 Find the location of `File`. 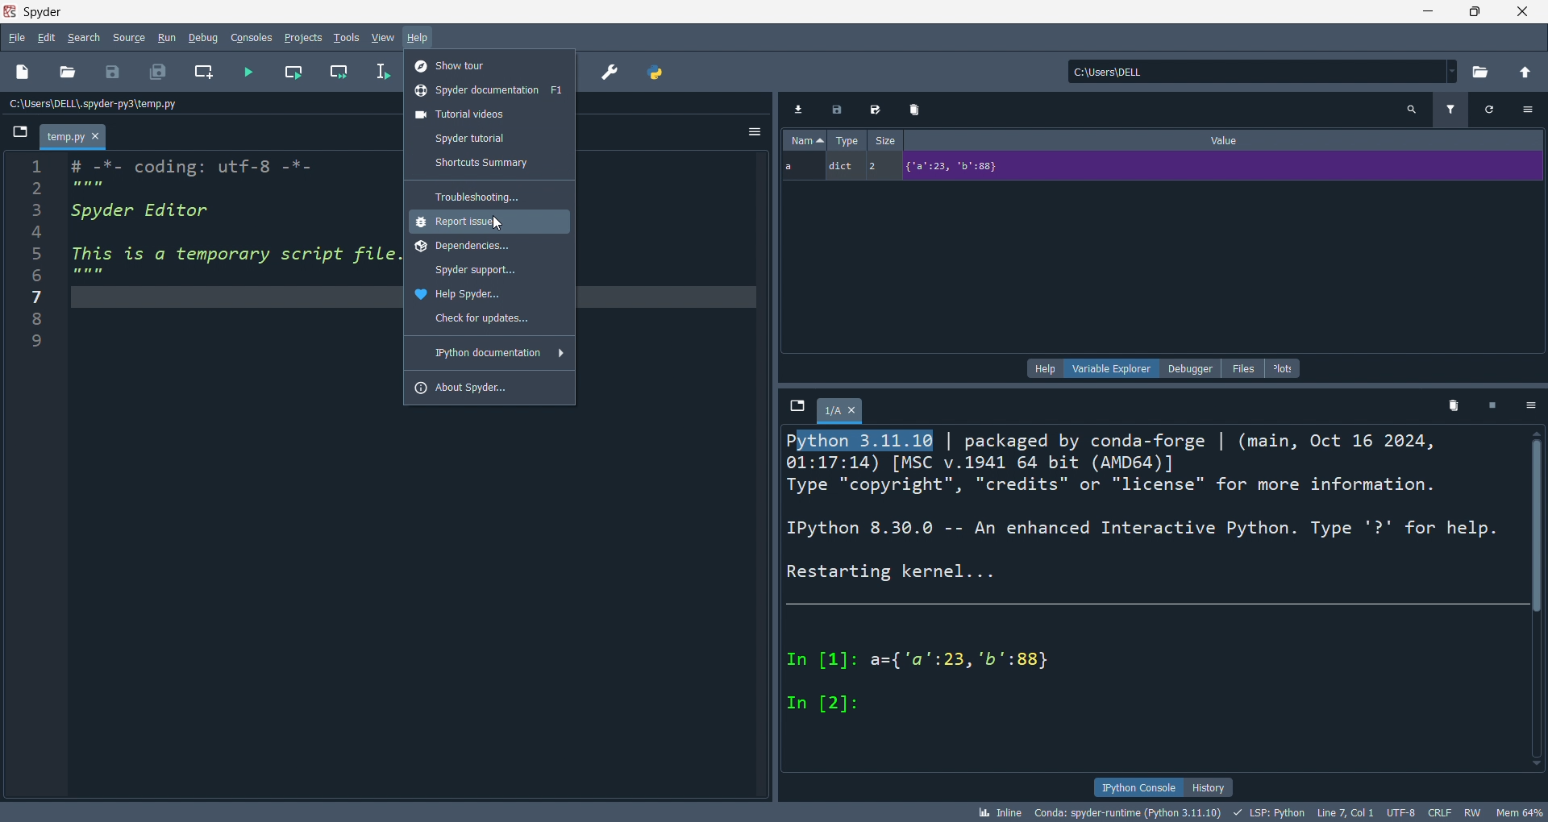

File is located at coordinates (21, 133).